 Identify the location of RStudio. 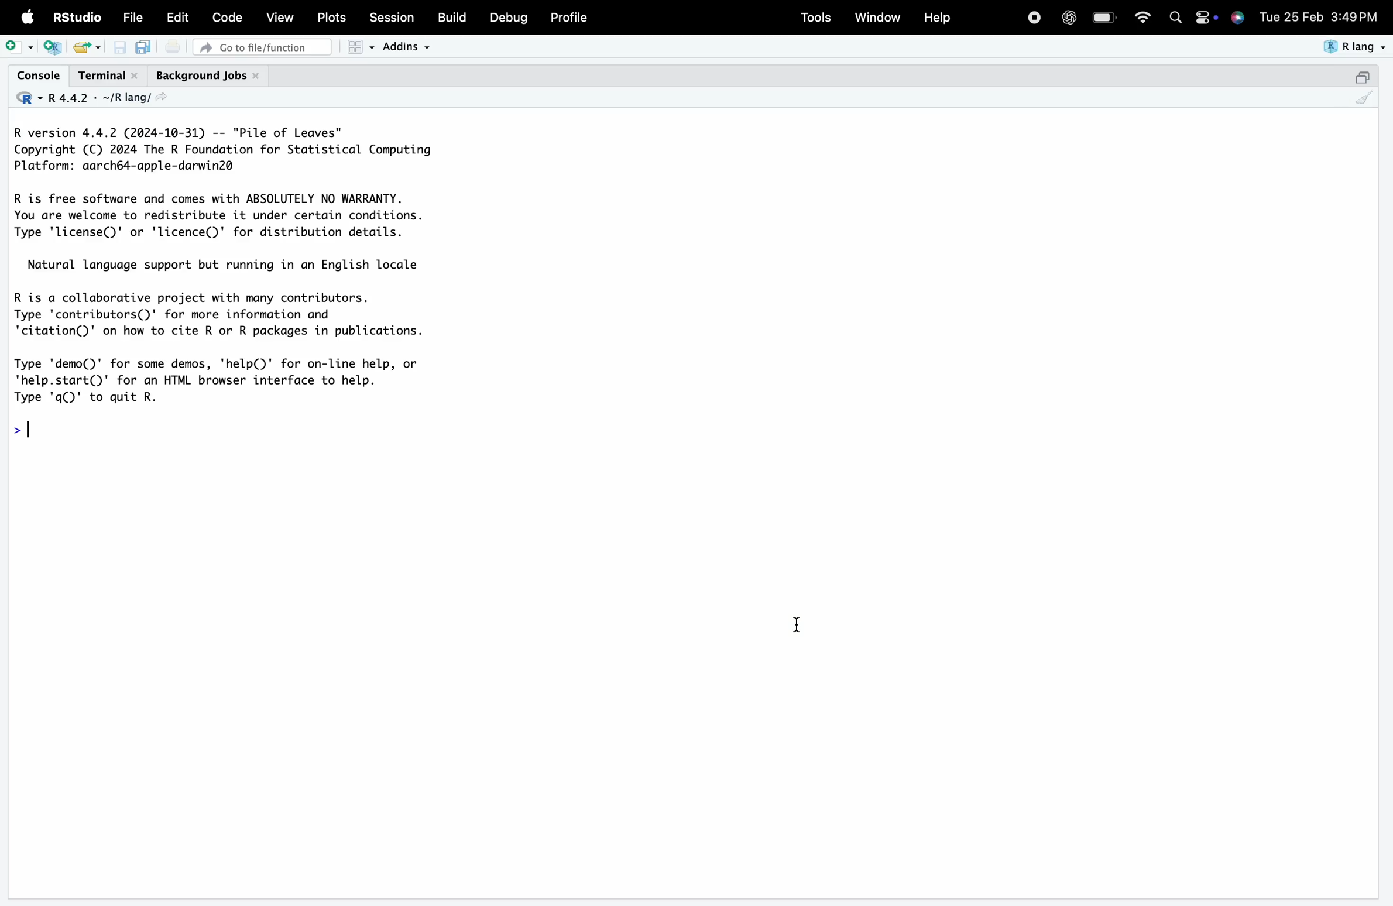
(76, 17).